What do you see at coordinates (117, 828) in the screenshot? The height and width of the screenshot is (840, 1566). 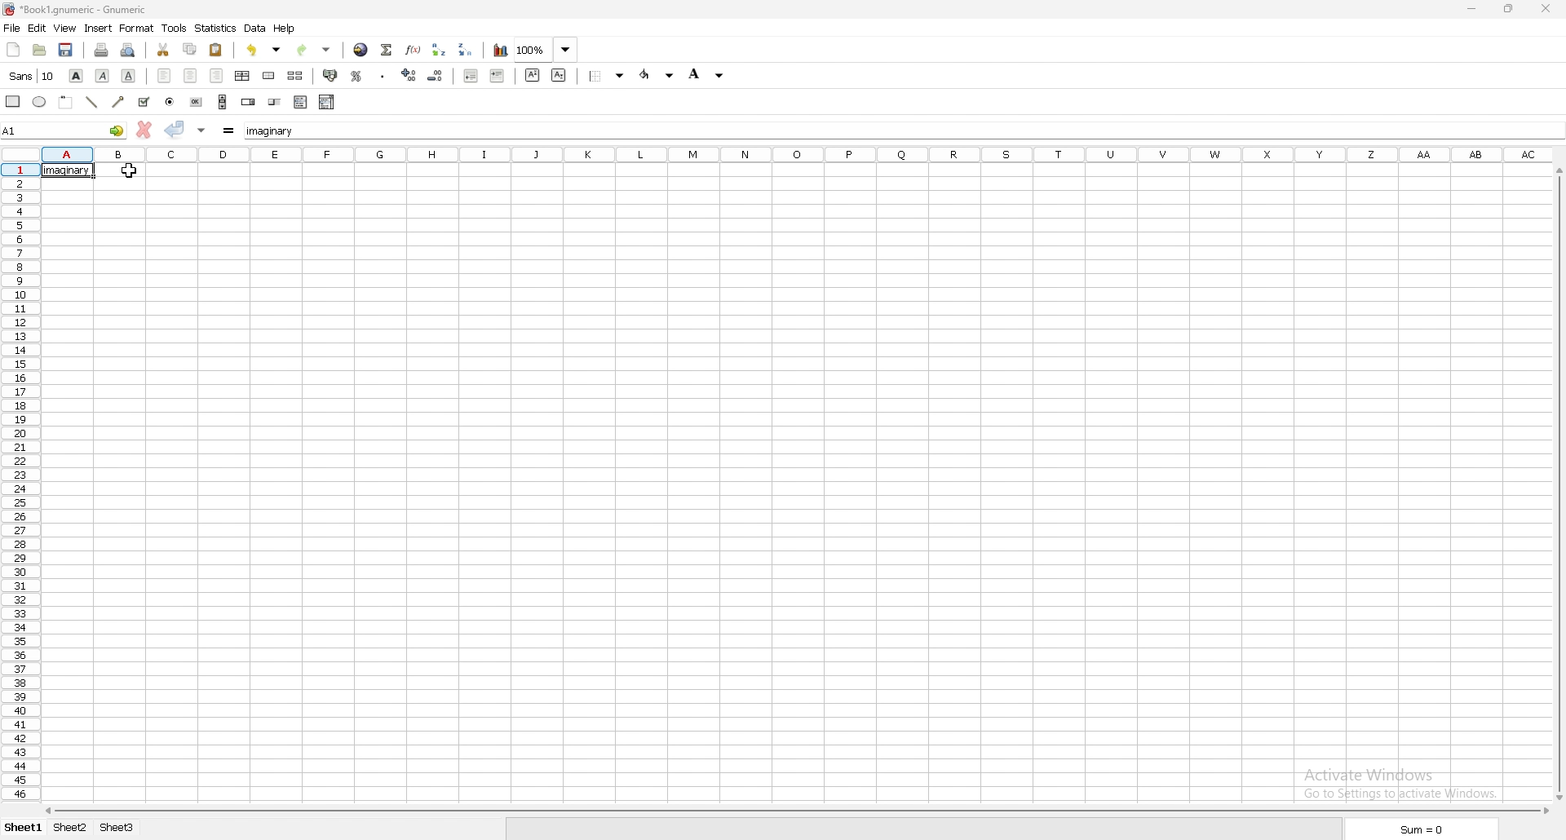 I see `sheet 3` at bounding box center [117, 828].